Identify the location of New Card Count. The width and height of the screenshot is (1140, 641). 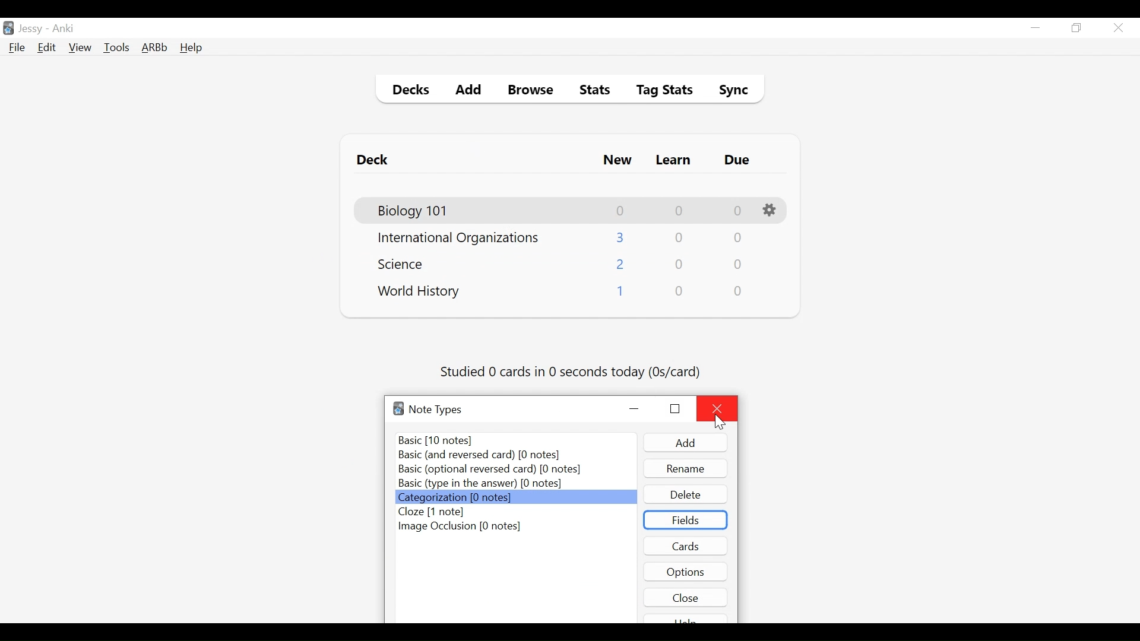
(621, 265).